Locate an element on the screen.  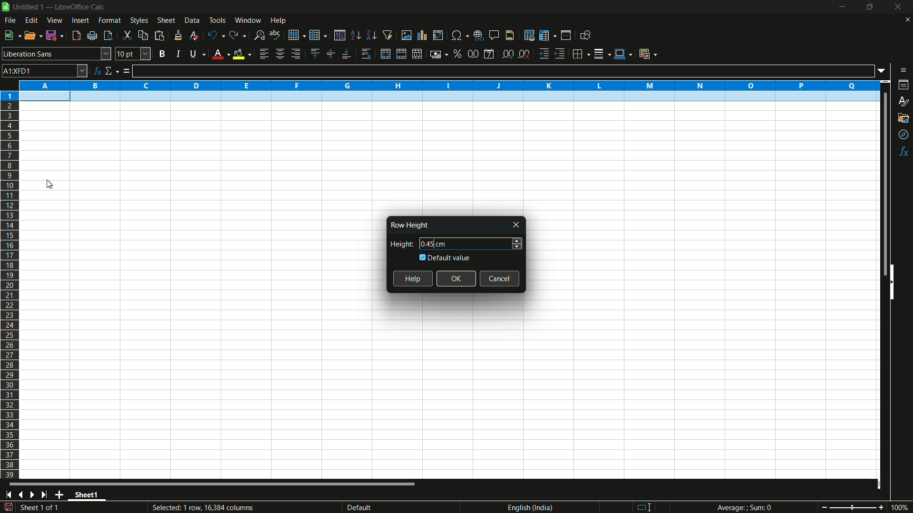
background fill is located at coordinates (242, 54).